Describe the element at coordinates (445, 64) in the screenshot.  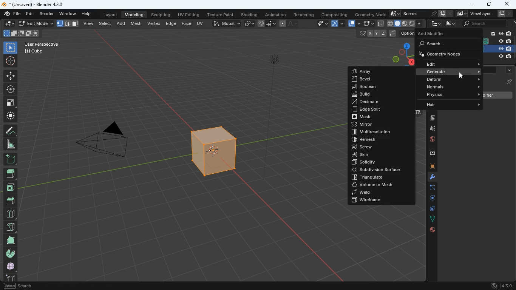
I see `edit` at that location.